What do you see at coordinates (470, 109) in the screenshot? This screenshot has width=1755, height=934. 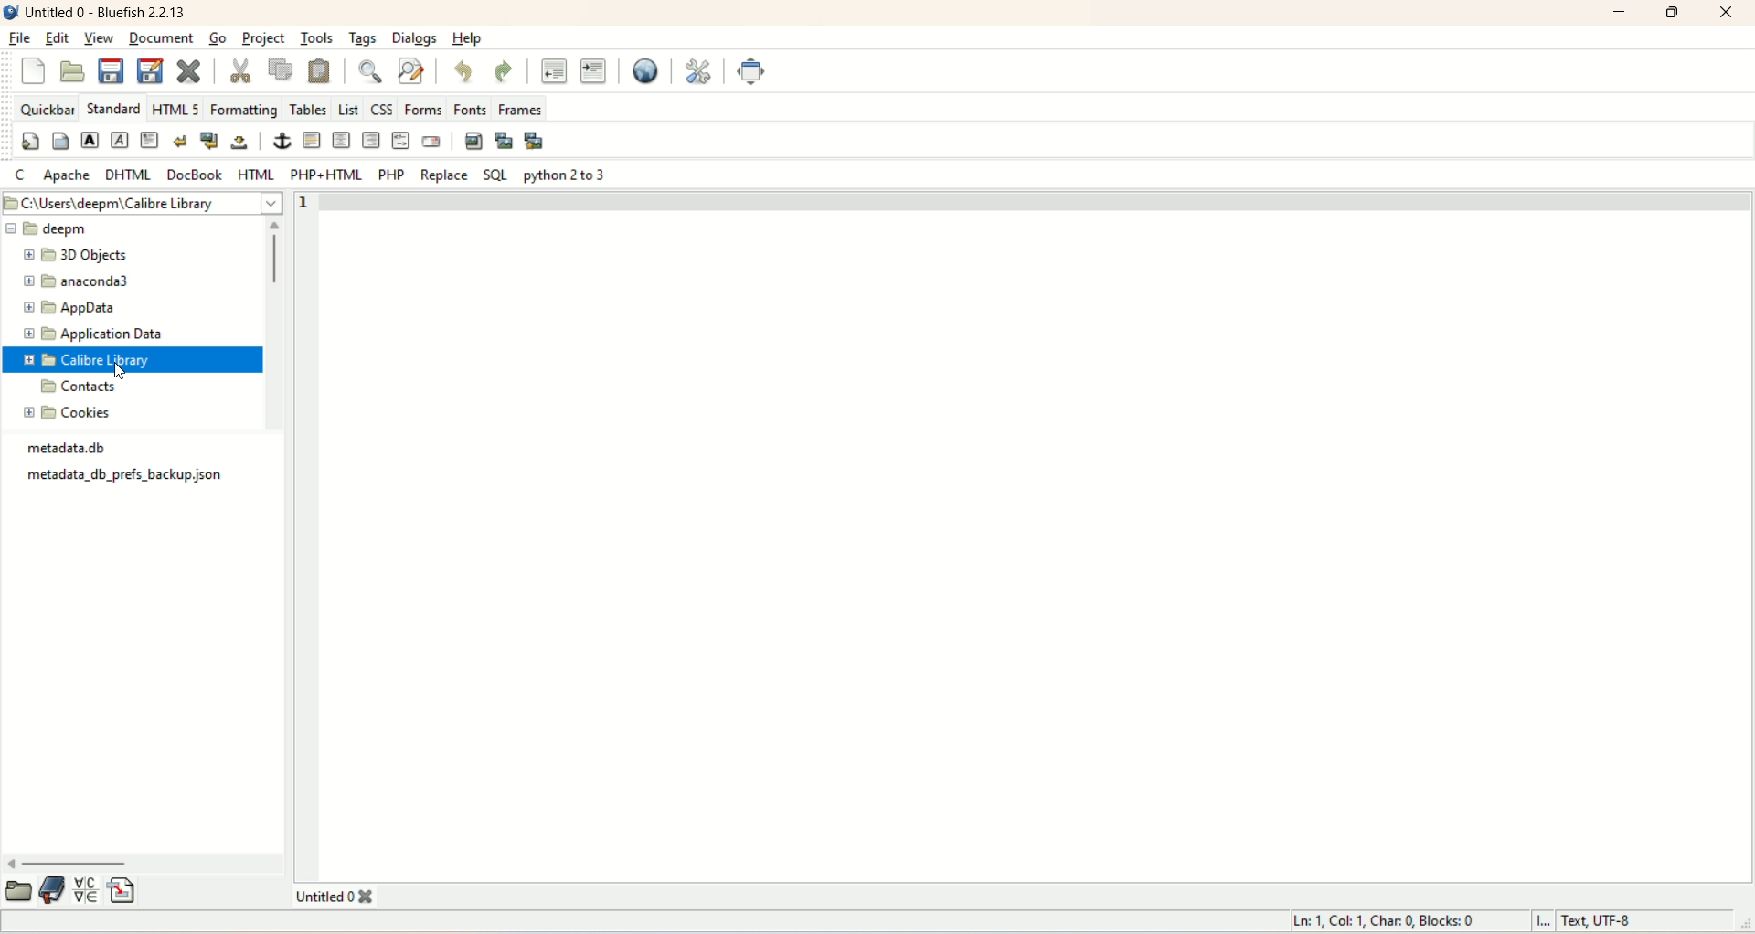 I see `fonts` at bounding box center [470, 109].